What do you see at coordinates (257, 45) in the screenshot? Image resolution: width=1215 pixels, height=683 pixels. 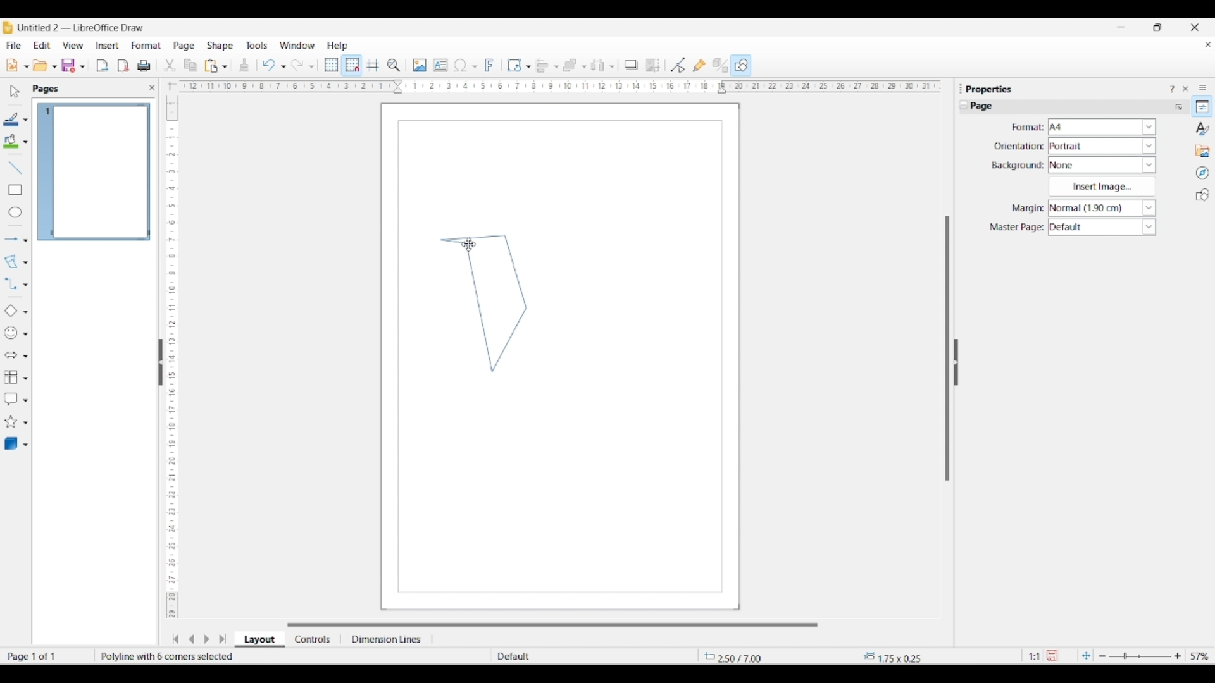 I see `Tools` at bounding box center [257, 45].